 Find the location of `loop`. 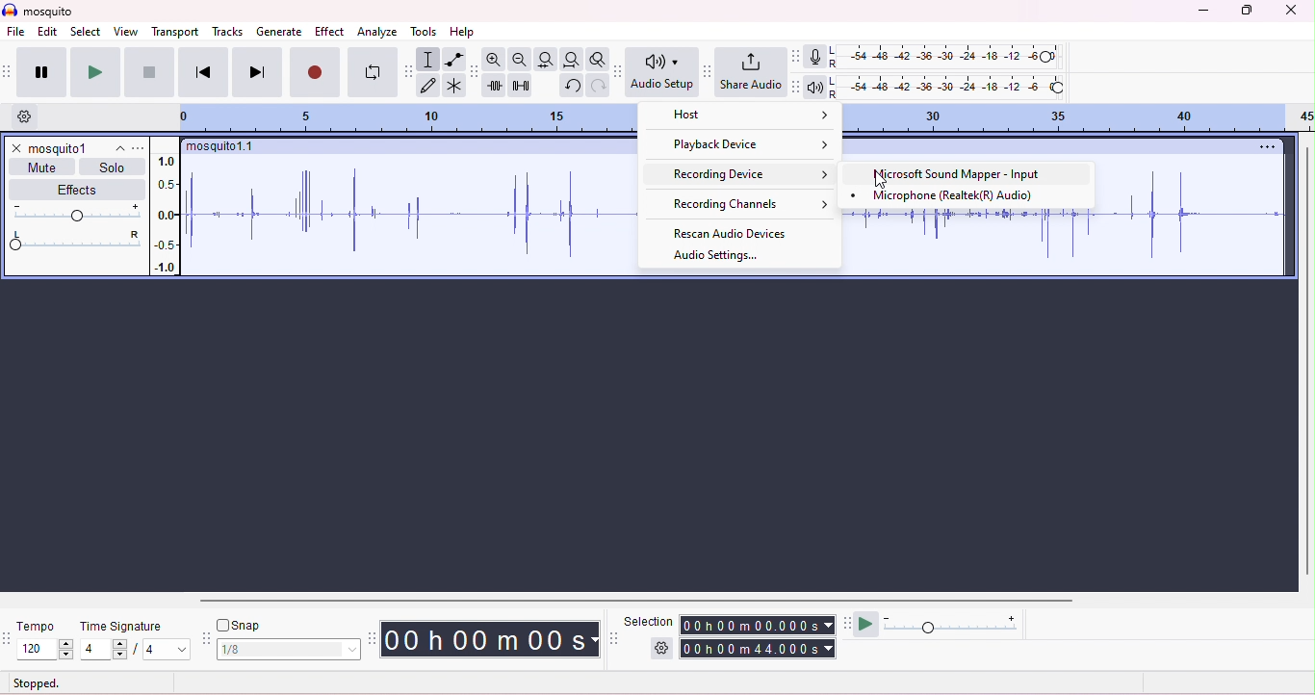

loop is located at coordinates (372, 72).